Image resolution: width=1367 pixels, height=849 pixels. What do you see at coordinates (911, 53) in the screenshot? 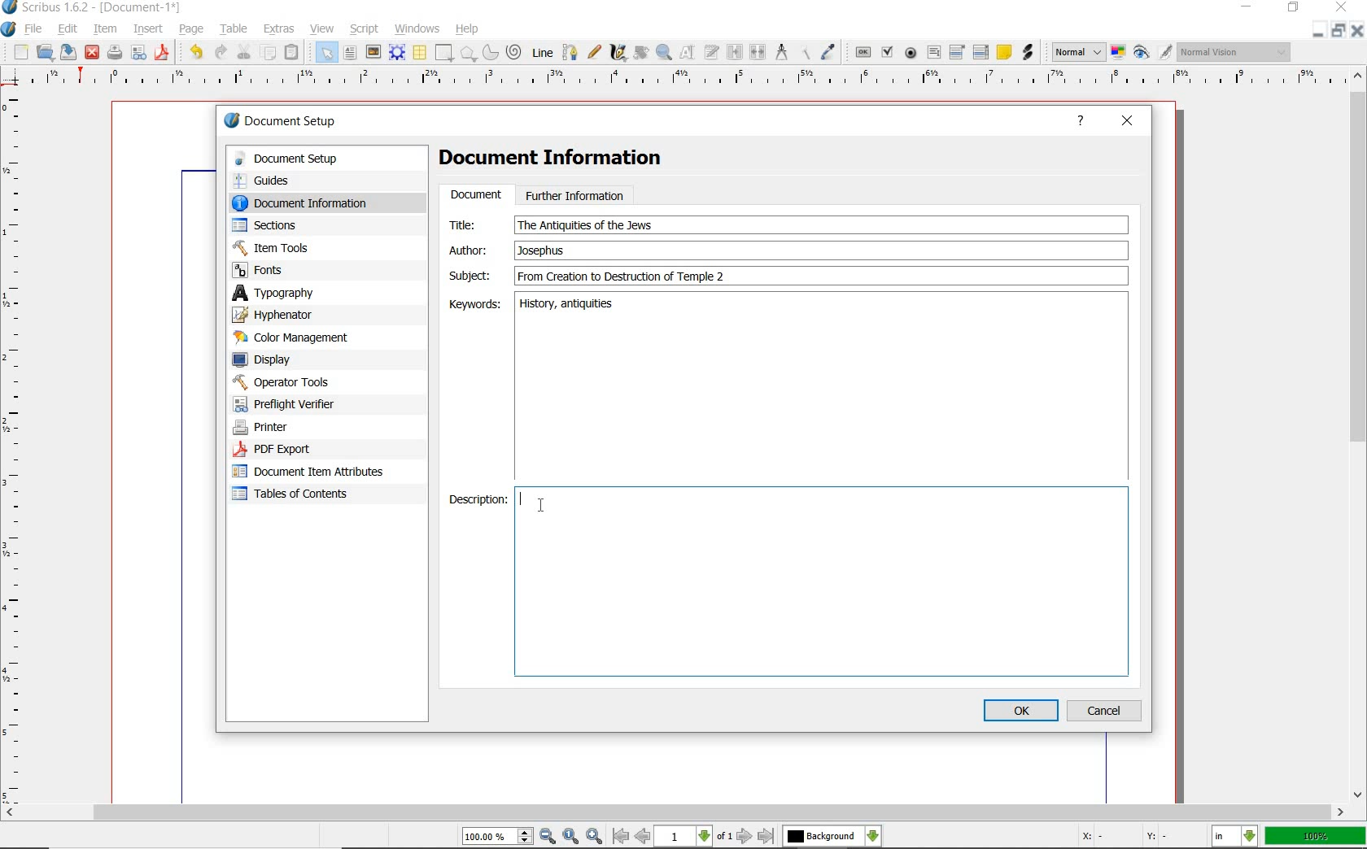
I see `pdf radio button` at bounding box center [911, 53].